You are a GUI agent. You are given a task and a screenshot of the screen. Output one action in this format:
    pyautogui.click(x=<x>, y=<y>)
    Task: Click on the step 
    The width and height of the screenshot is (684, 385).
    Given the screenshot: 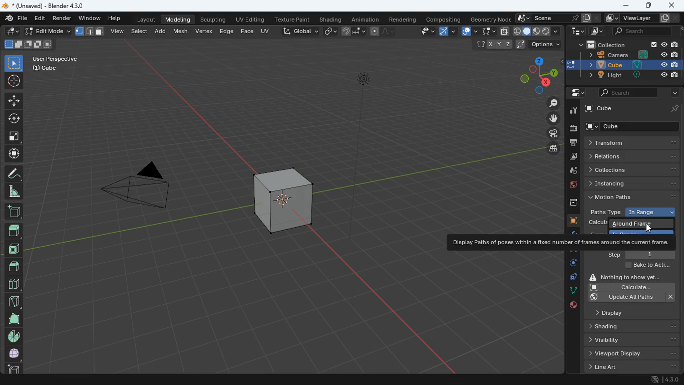 What is the action you would take?
    pyautogui.click(x=640, y=254)
    